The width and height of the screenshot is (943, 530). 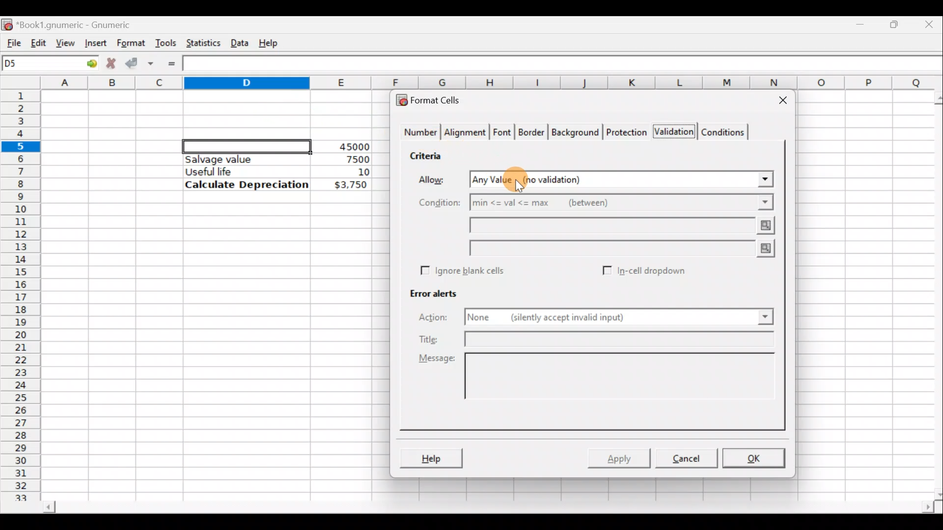 I want to click on Gnumeric logo, so click(x=7, y=24).